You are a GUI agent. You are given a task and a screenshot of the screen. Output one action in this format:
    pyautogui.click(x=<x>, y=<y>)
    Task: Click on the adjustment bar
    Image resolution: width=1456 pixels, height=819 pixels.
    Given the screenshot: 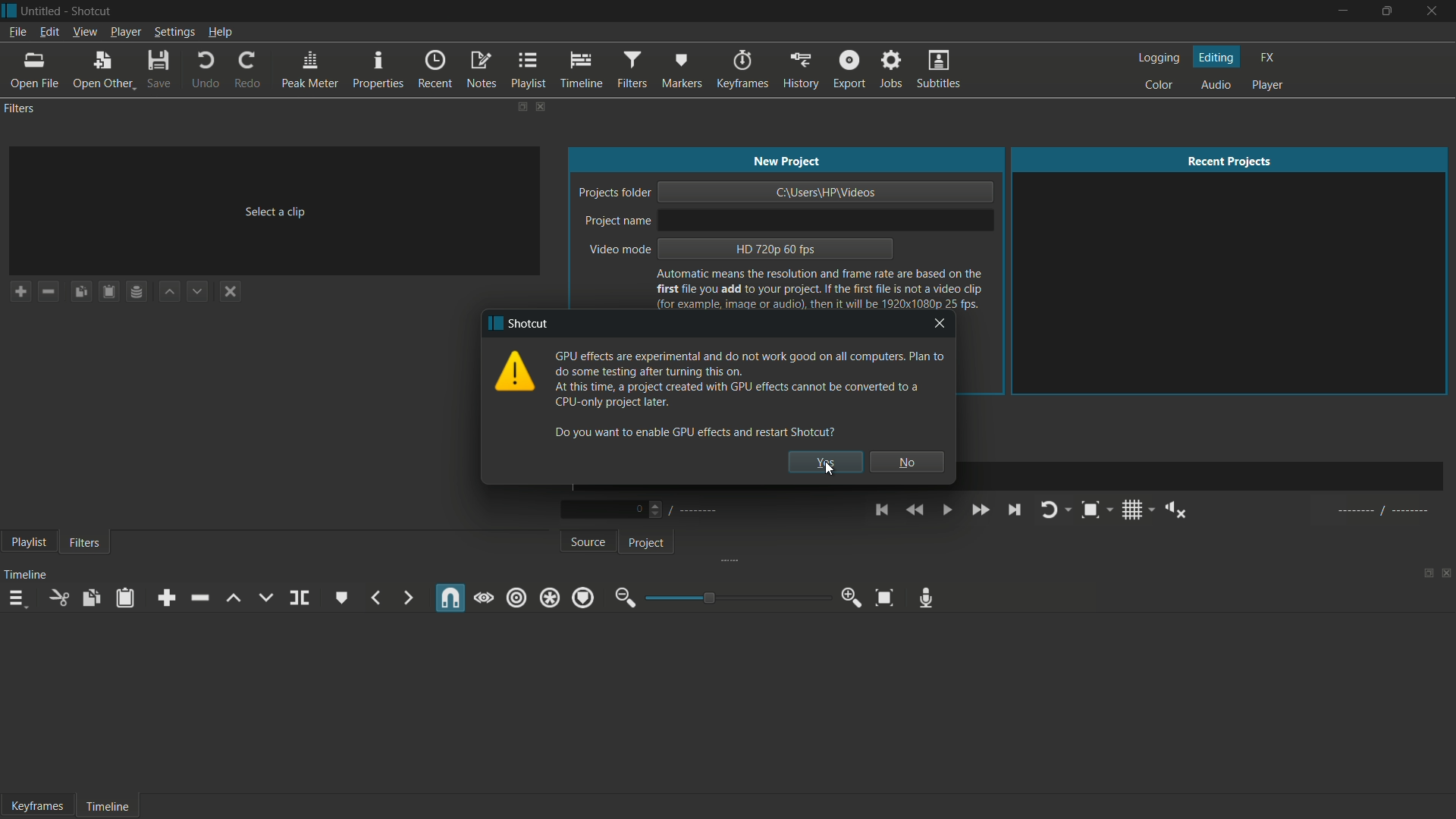 What is the action you would take?
    pyautogui.click(x=734, y=598)
    